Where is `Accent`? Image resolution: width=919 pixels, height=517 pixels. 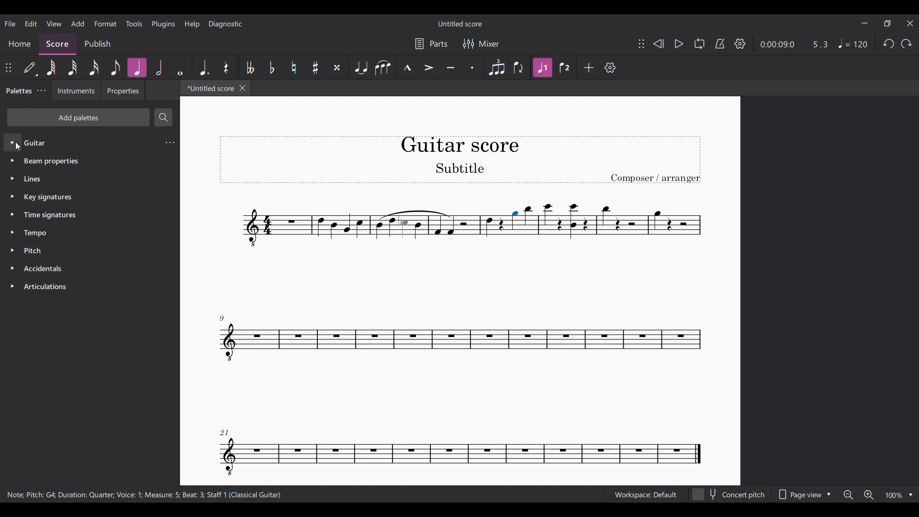
Accent is located at coordinates (429, 67).